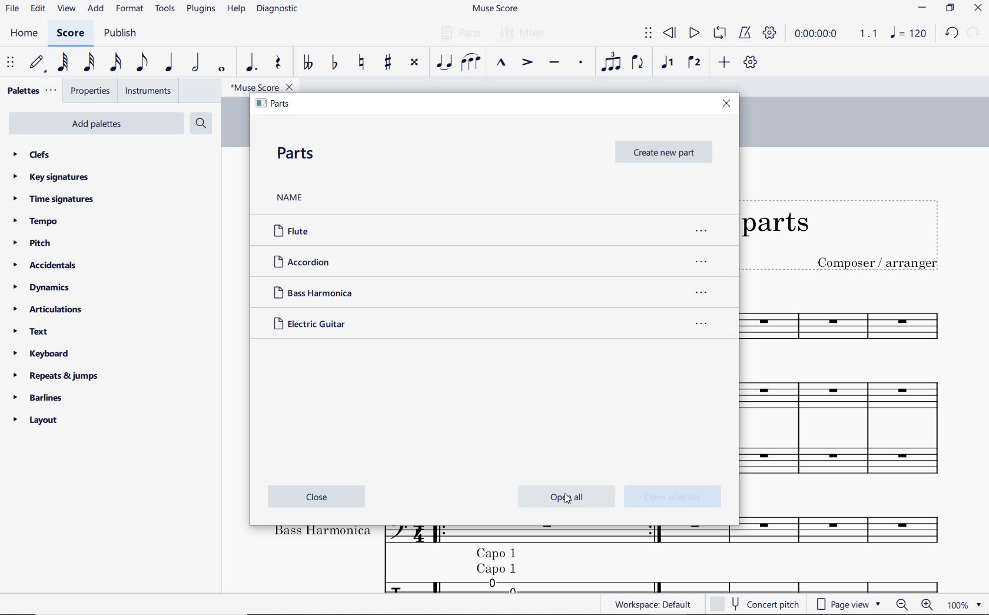 The image size is (989, 615). What do you see at coordinates (318, 498) in the screenshot?
I see `close` at bounding box center [318, 498].